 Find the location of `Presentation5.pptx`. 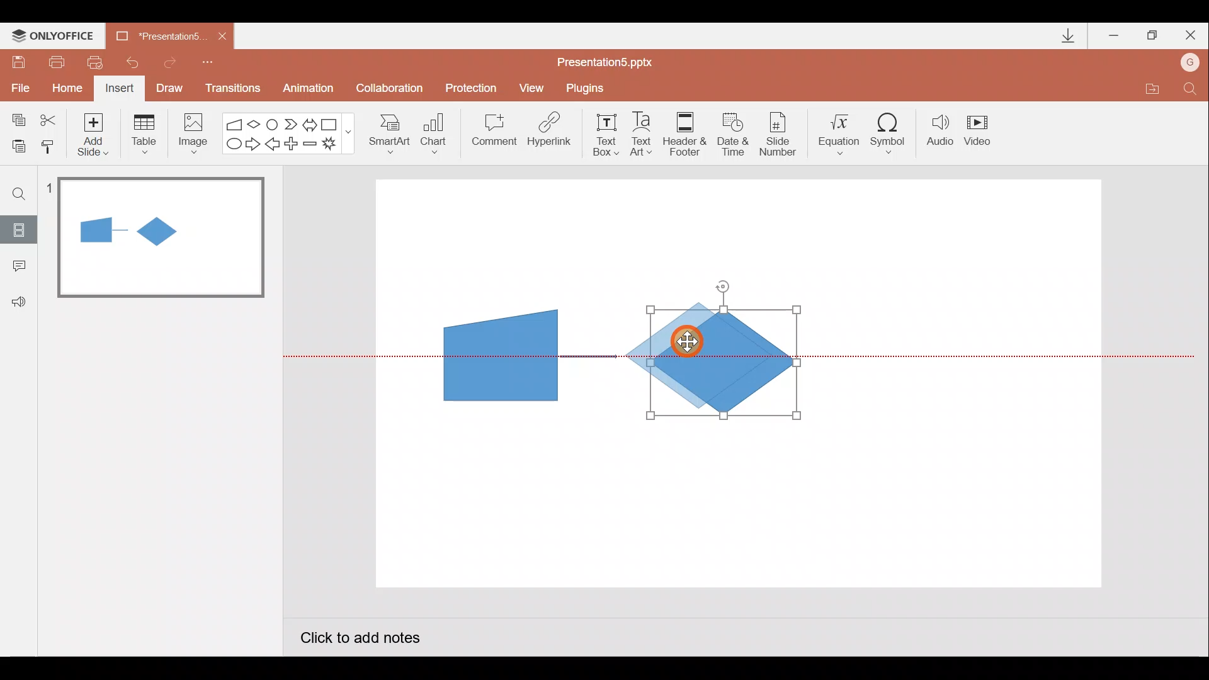

Presentation5.pptx is located at coordinates (613, 59).